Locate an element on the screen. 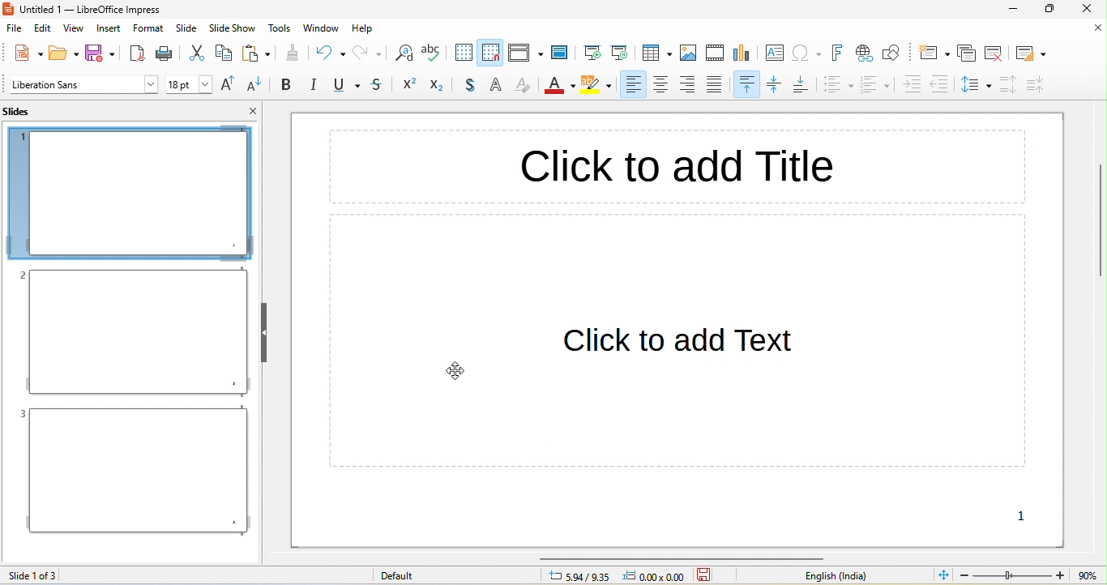 This screenshot has width=1107, height=585. chart is located at coordinates (745, 54).